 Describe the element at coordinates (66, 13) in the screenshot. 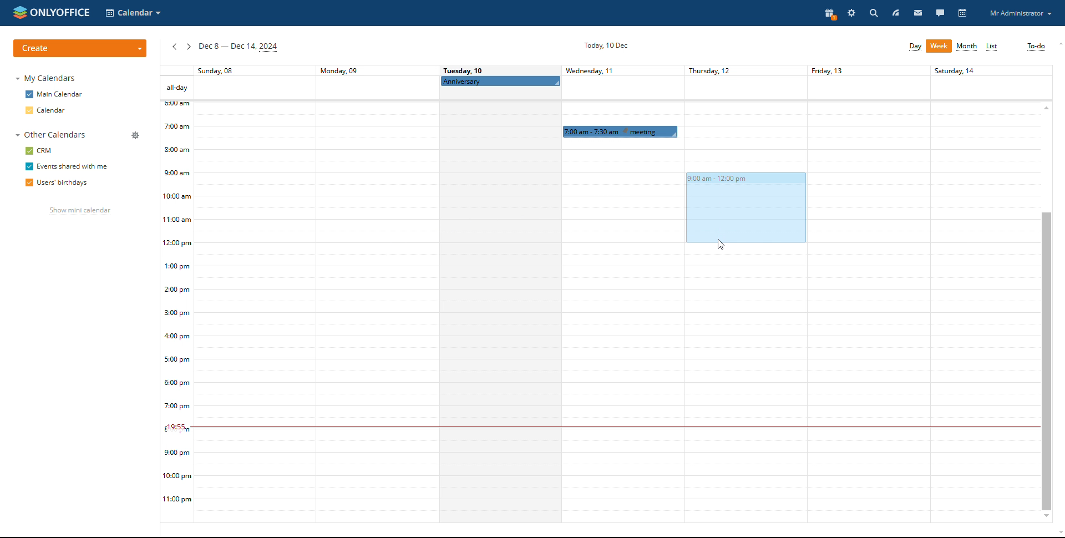

I see `onlyoffice` at that location.